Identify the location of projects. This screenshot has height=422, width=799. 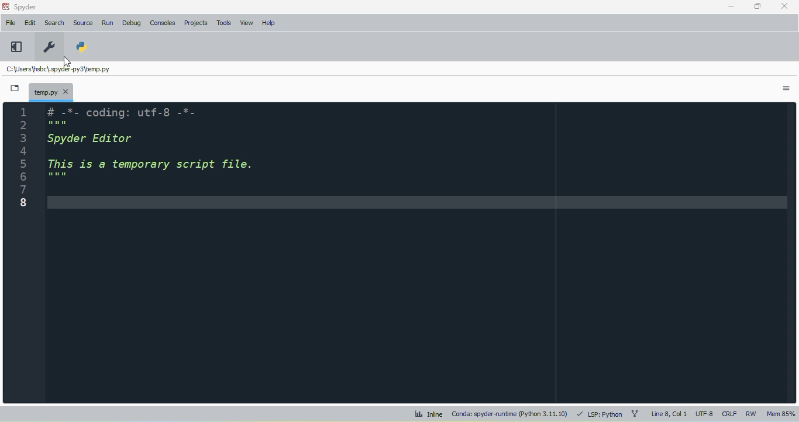
(197, 23).